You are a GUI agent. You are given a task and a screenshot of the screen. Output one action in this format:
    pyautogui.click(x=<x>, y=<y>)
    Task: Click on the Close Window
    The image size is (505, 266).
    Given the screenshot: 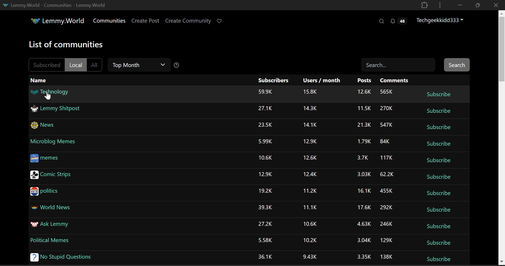 What is the action you would take?
    pyautogui.click(x=497, y=5)
    